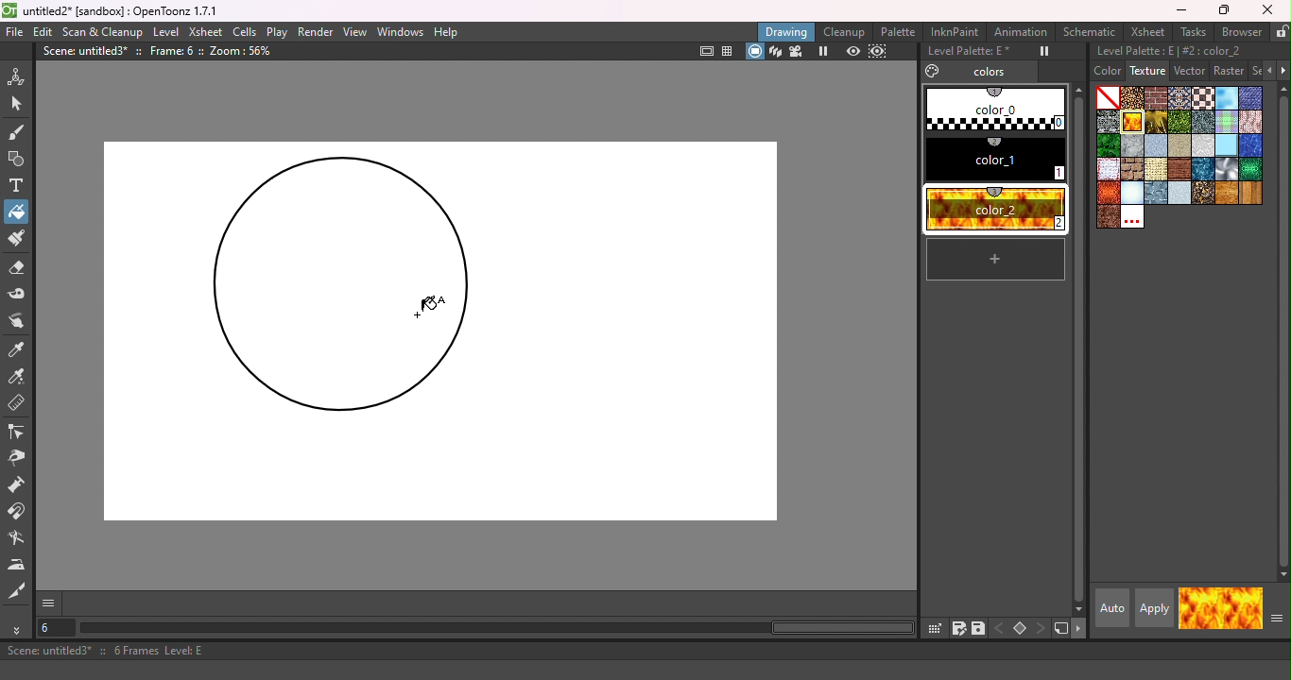  Describe the element at coordinates (824, 51) in the screenshot. I see `Freeze` at that location.